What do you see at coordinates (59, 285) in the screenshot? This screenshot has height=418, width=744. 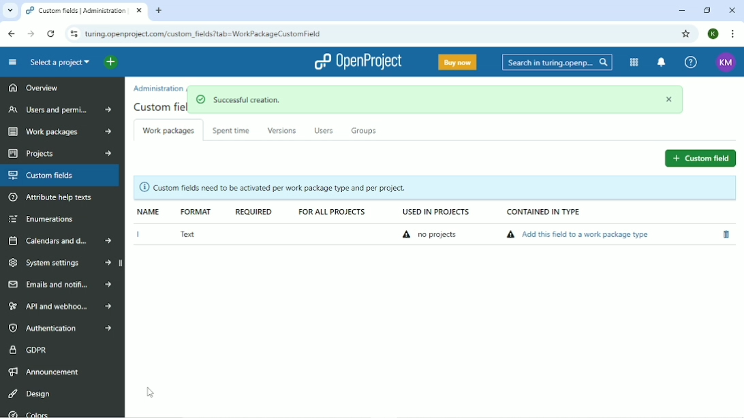 I see `Emails and notifications` at bounding box center [59, 285].